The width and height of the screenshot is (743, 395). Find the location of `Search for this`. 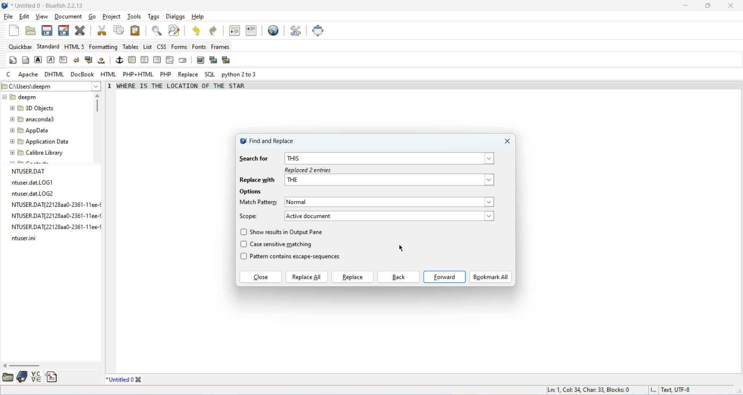

Search for this is located at coordinates (369, 159).